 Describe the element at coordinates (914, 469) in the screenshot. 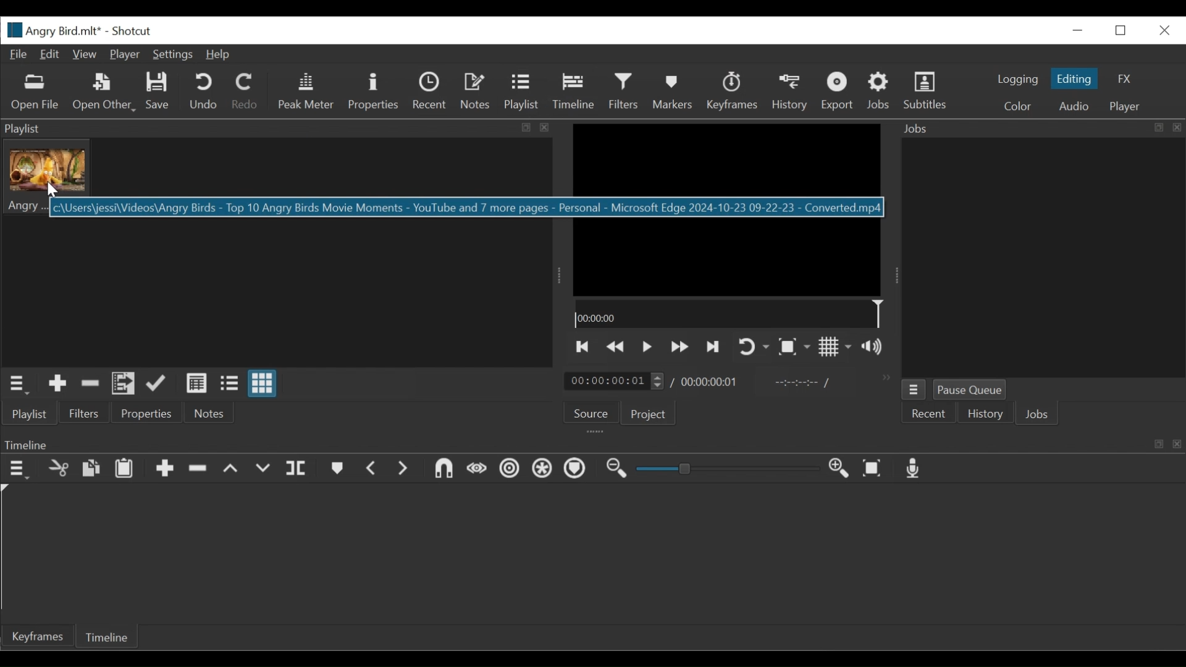

I see `Record audio` at that location.